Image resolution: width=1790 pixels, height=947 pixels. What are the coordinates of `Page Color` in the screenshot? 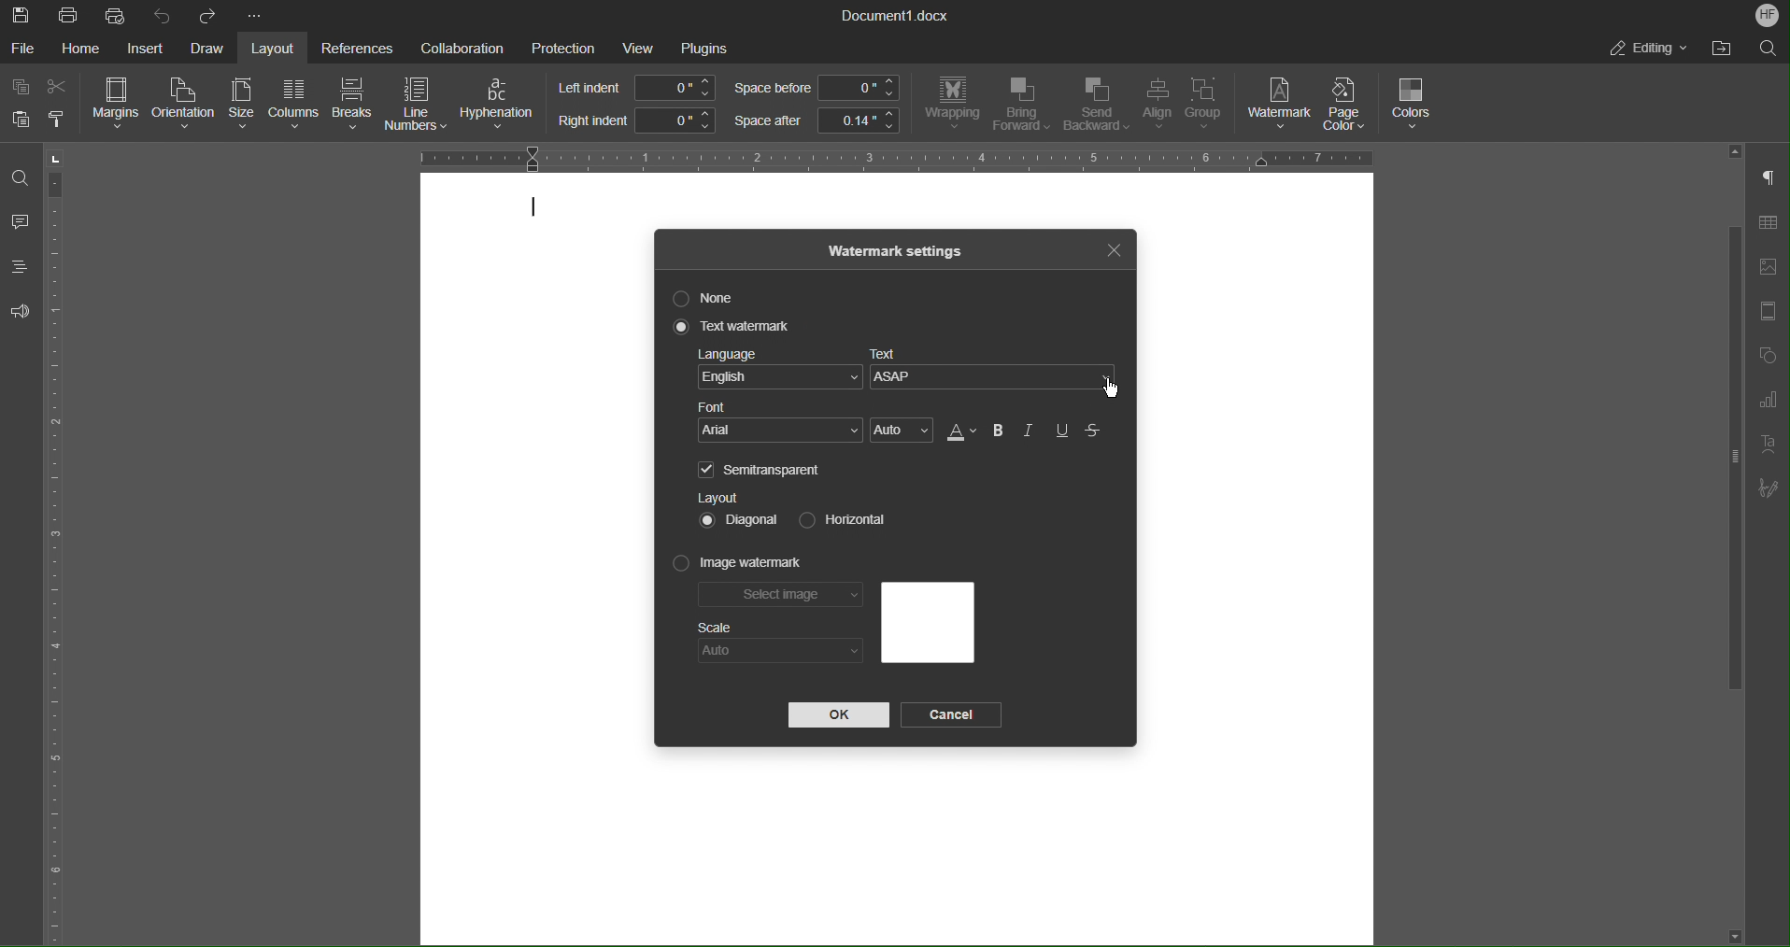 It's located at (1351, 104).